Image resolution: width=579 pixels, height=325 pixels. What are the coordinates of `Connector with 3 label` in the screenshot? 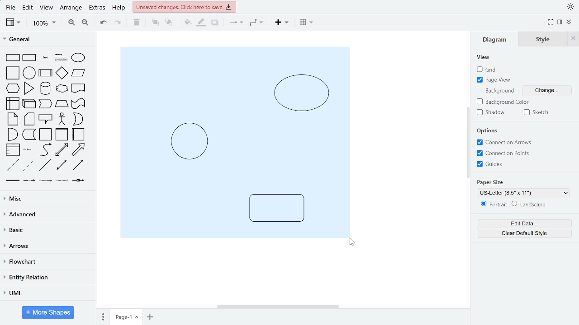 It's located at (62, 182).